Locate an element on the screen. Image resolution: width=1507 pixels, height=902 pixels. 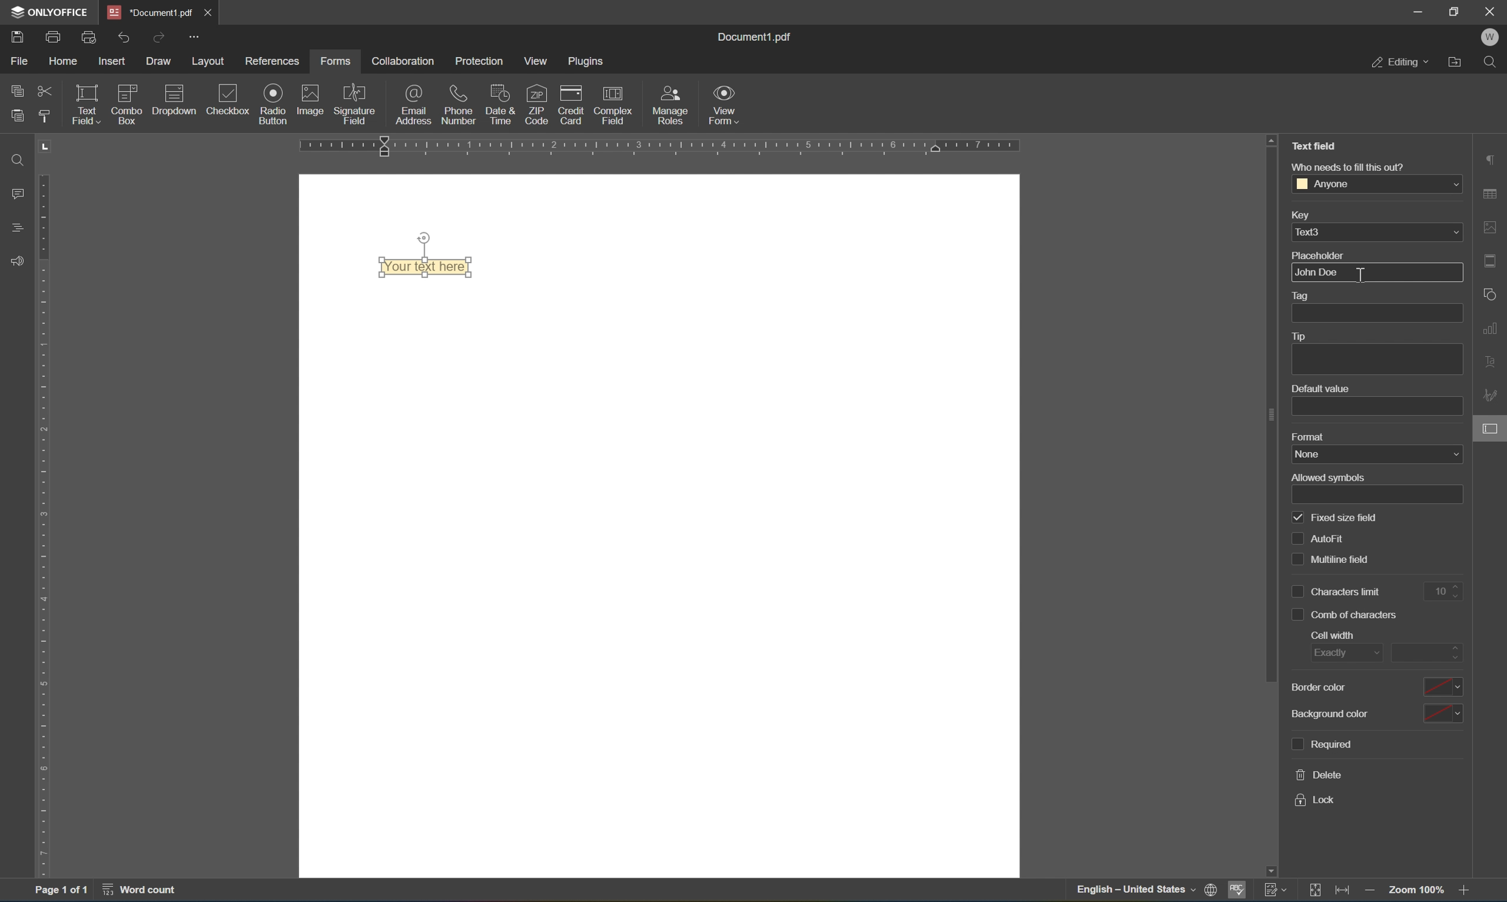
exactly is located at coordinates (1337, 652).